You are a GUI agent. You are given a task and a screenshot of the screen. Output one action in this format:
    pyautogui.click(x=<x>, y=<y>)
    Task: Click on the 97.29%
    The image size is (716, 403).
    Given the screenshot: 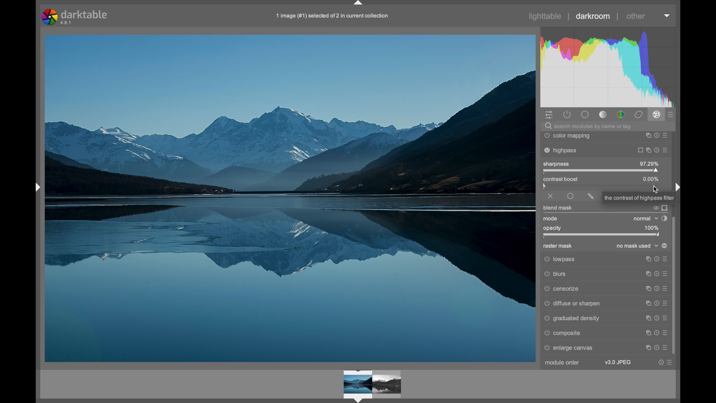 What is the action you would take?
    pyautogui.click(x=649, y=163)
    